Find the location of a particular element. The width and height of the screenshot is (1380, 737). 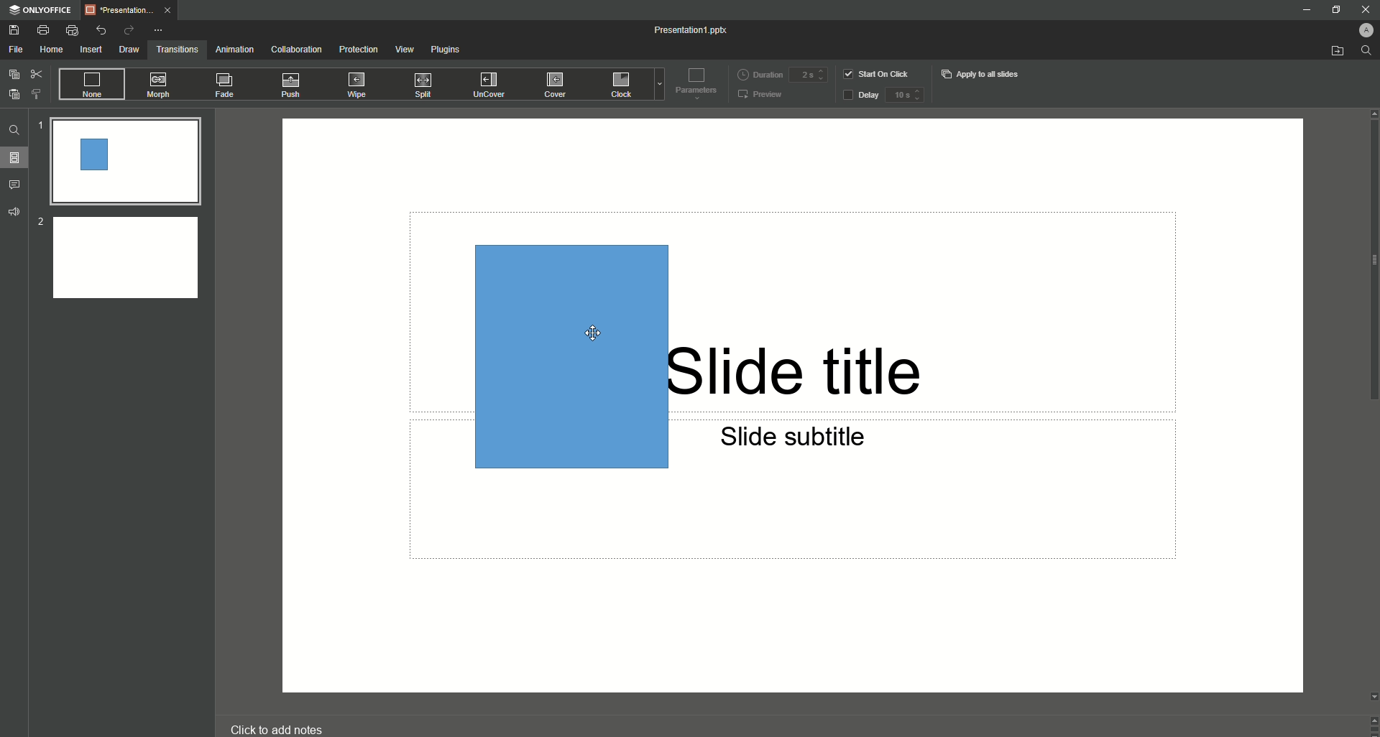

Duration is located at coordinates (754, 73).